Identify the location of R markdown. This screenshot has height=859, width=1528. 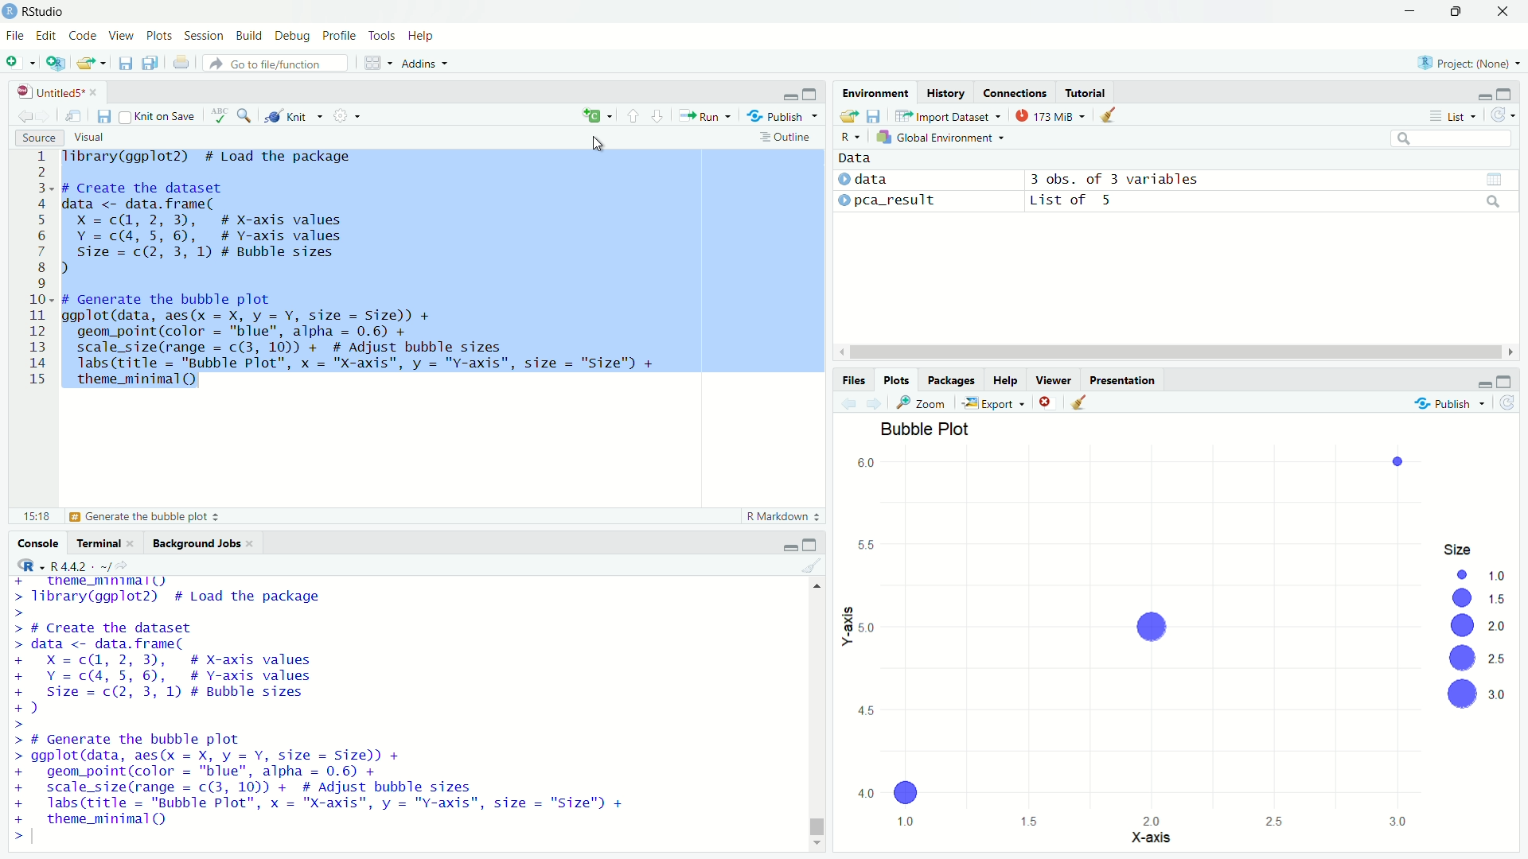
(784, 516).